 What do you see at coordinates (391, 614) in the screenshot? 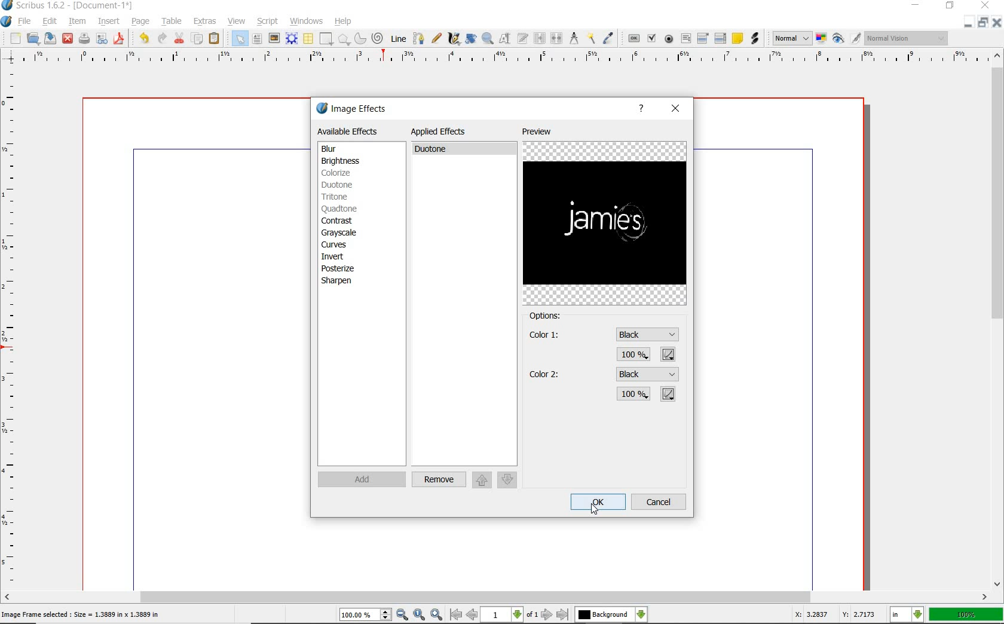
I see `zoom in/zoom to/zoom out` at bounding box center [391, 614].